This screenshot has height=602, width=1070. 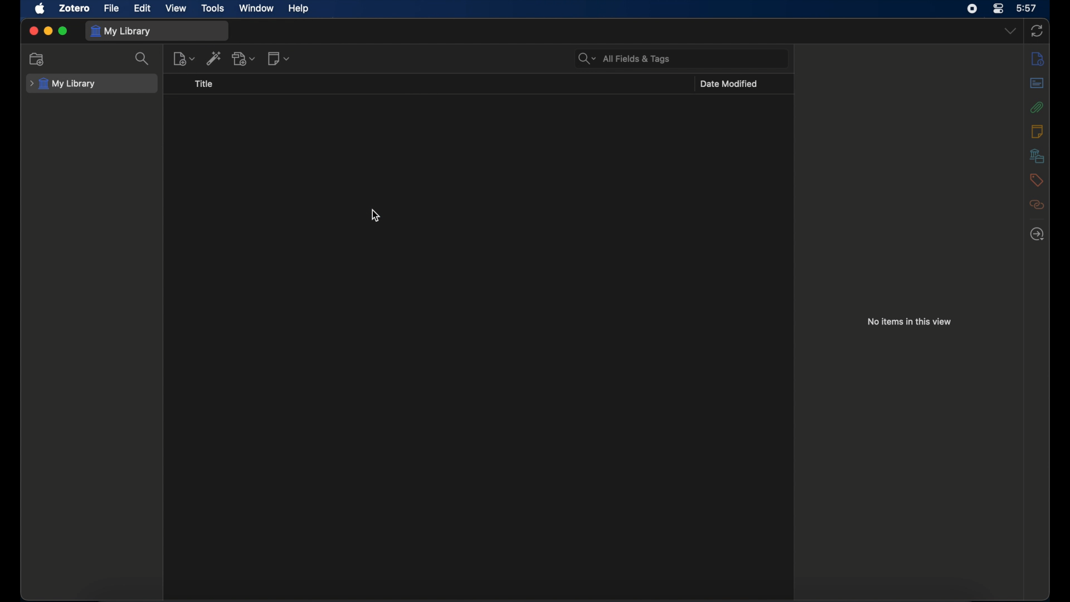 I want to click on related, so click(x=1037, y=205).